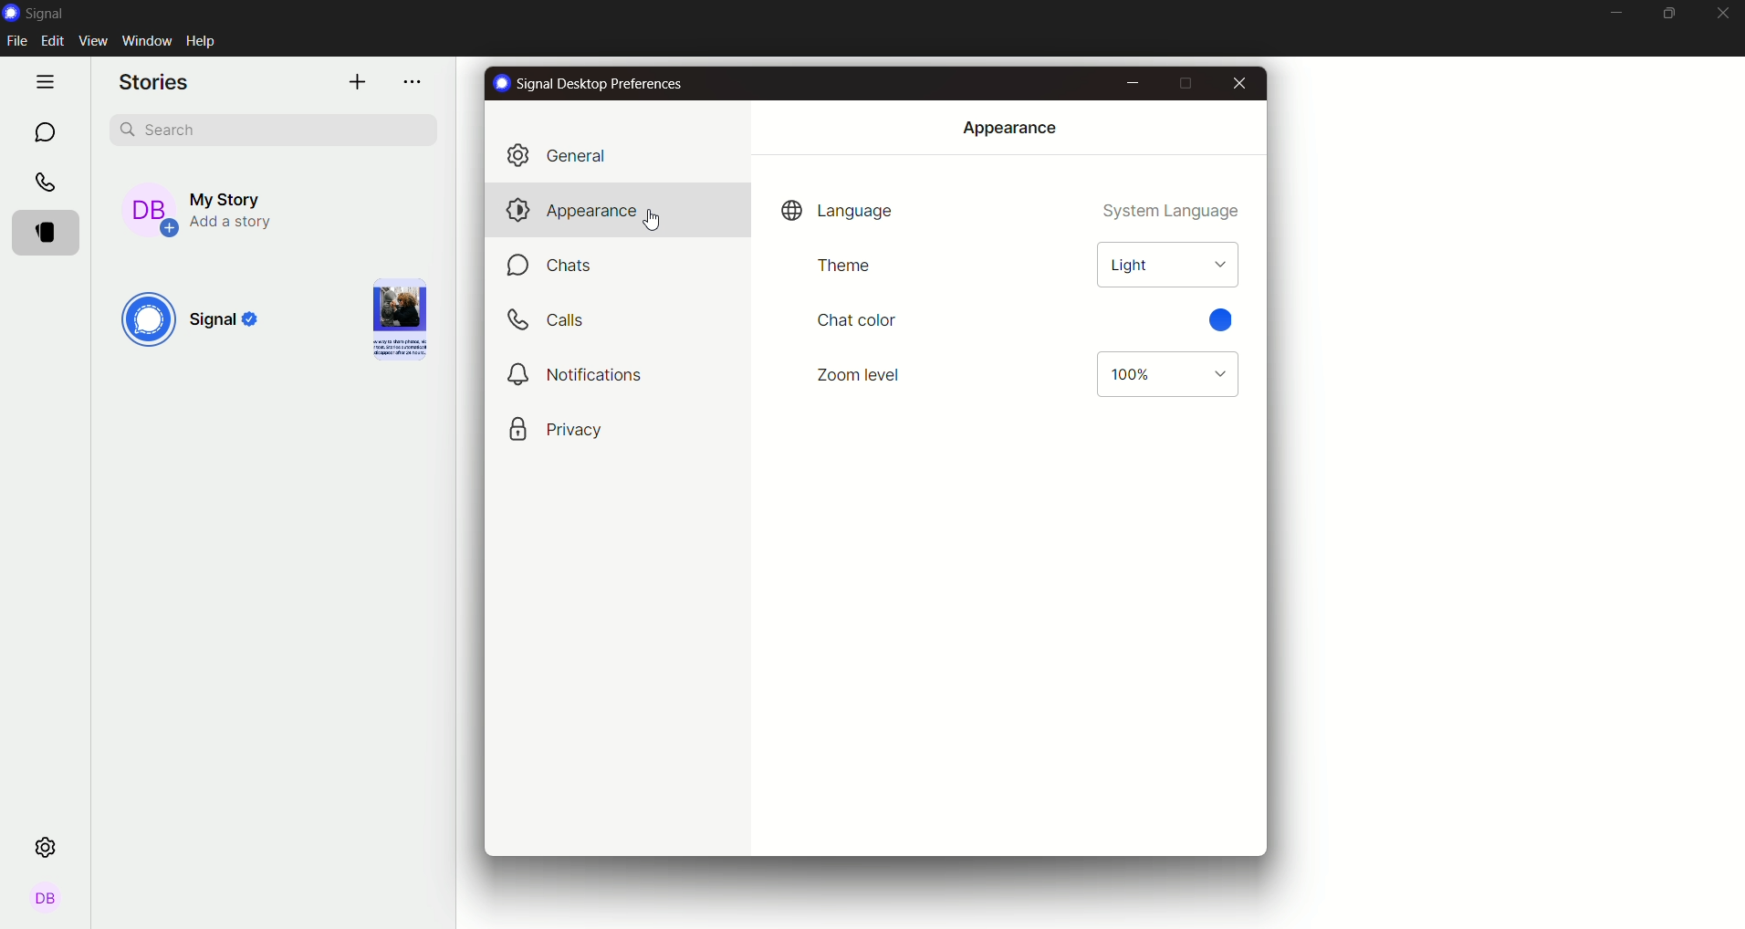  Describe the element at coordinates (1238, 83) in the screenshot. I see `close` at that location.